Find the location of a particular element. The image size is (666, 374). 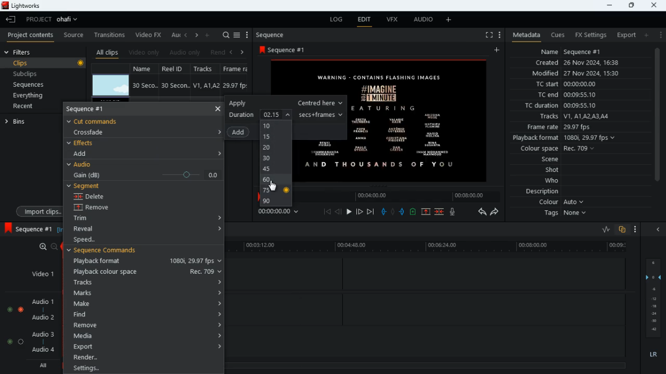

more is located at coordinates (450, 19).